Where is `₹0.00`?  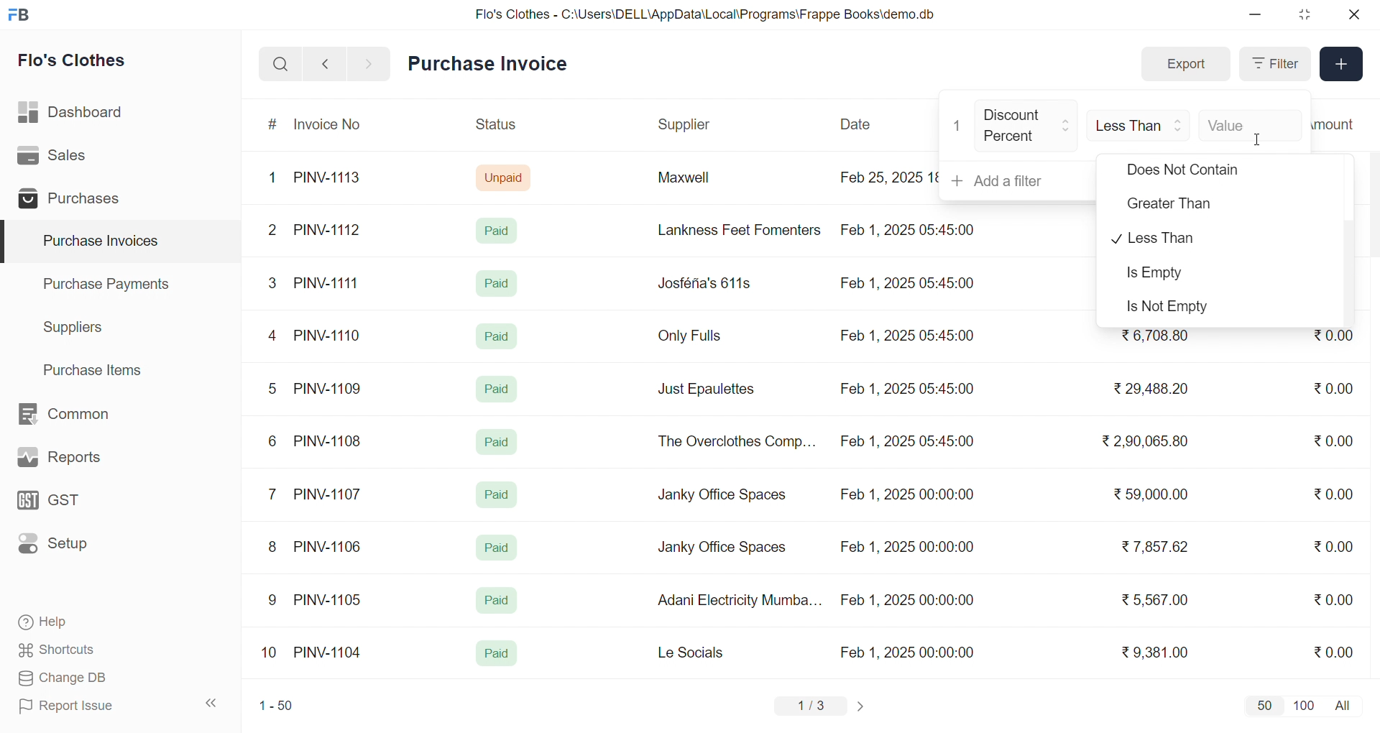
₹0.00 is located at coordinates (1325, 389).